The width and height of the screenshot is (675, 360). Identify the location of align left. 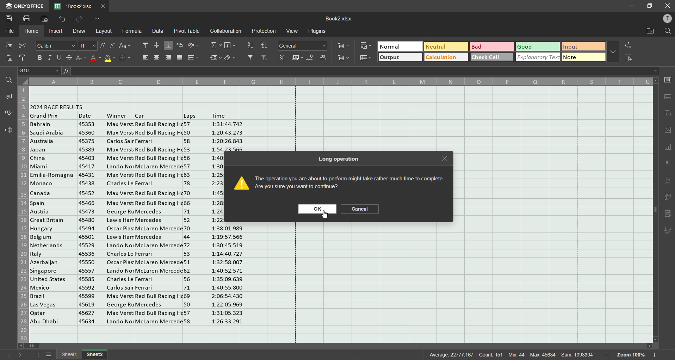
(145, 57).